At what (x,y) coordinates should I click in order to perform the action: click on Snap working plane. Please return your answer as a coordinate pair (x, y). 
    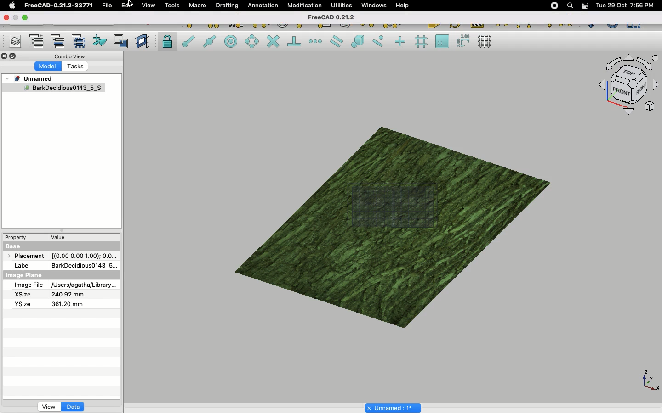
    Looking at the image, I should click on (442, 42).